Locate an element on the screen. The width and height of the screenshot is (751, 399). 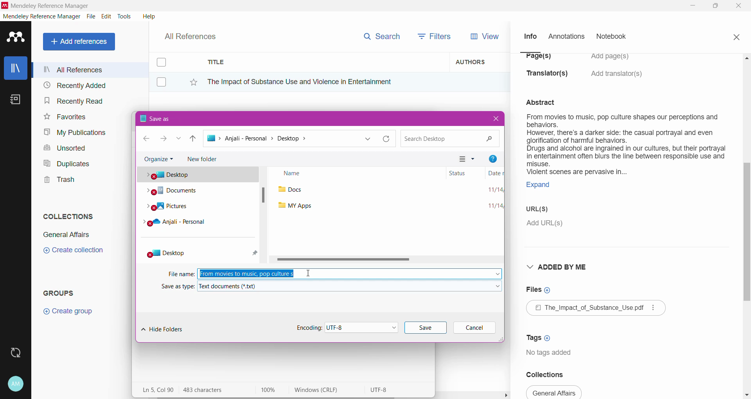
Save as type is located at coordinates (176, 287).